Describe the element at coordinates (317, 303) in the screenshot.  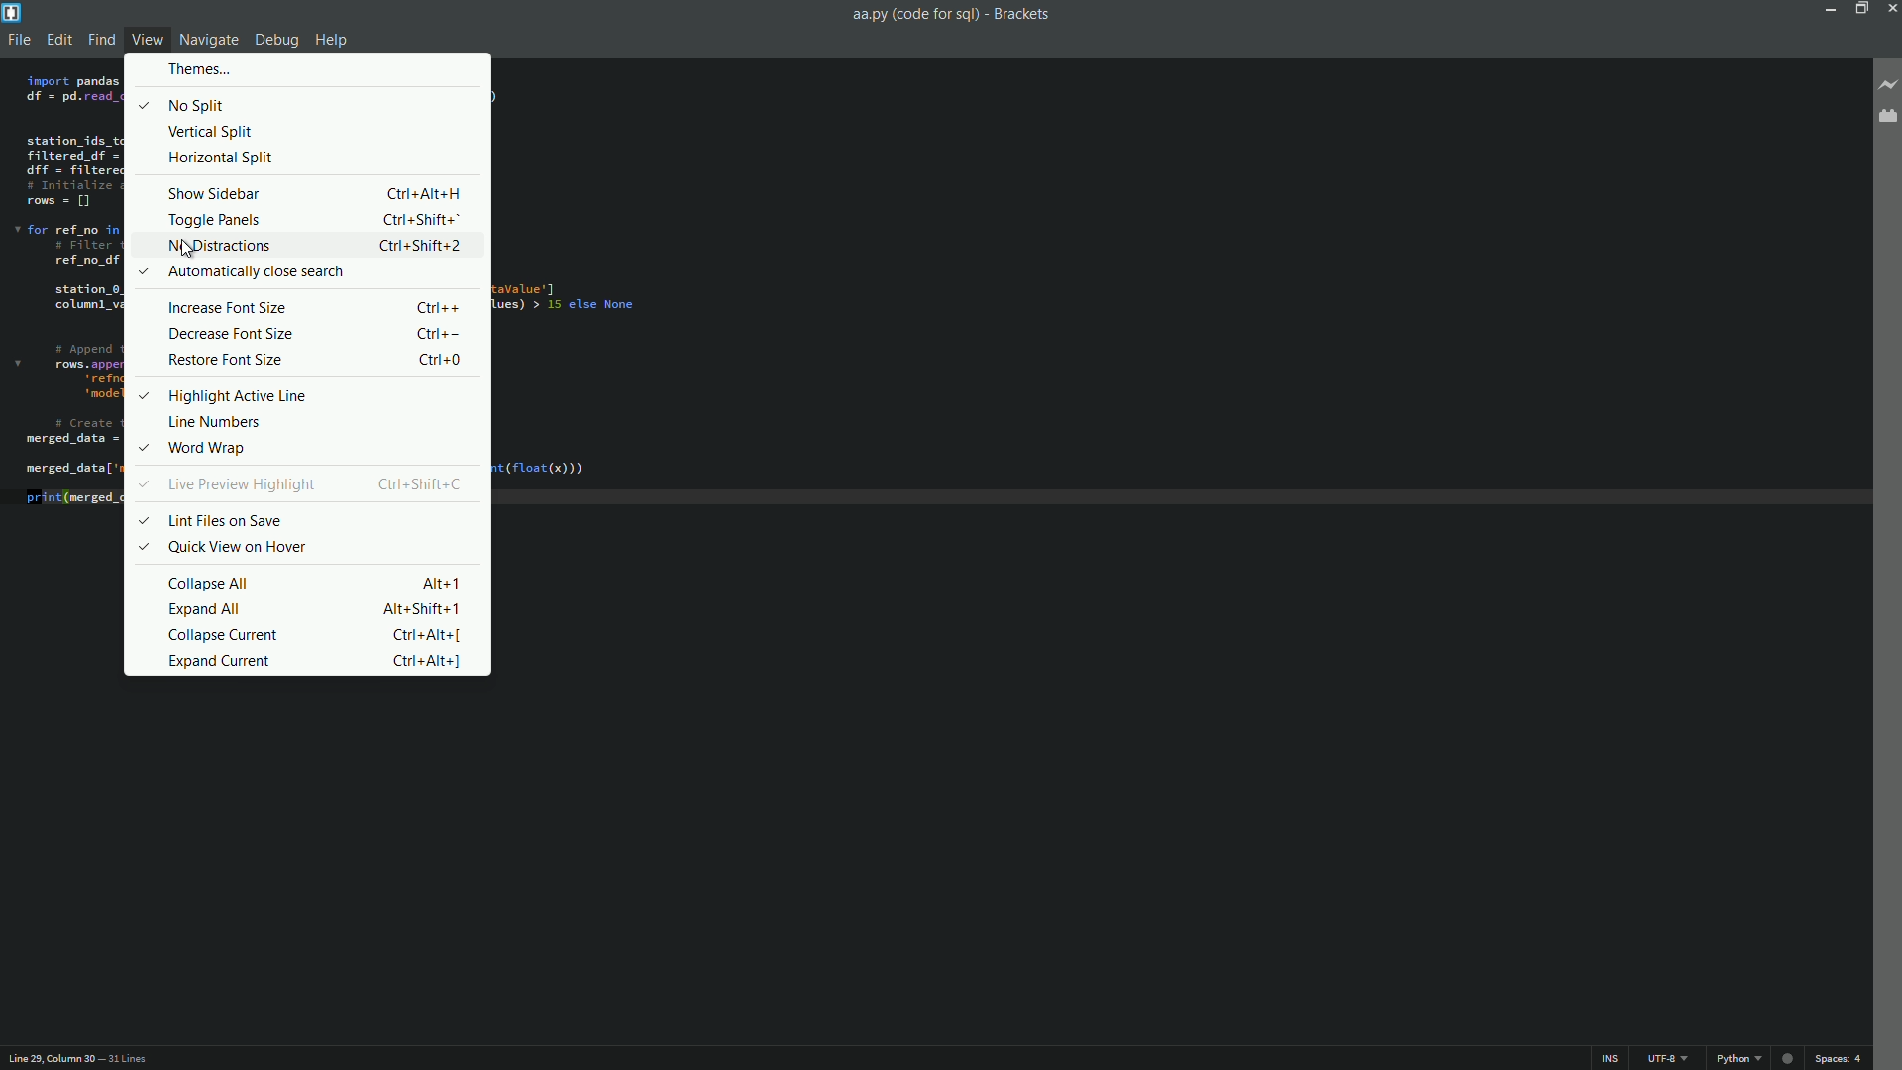
I see `increase font size ctrl++` at that location.